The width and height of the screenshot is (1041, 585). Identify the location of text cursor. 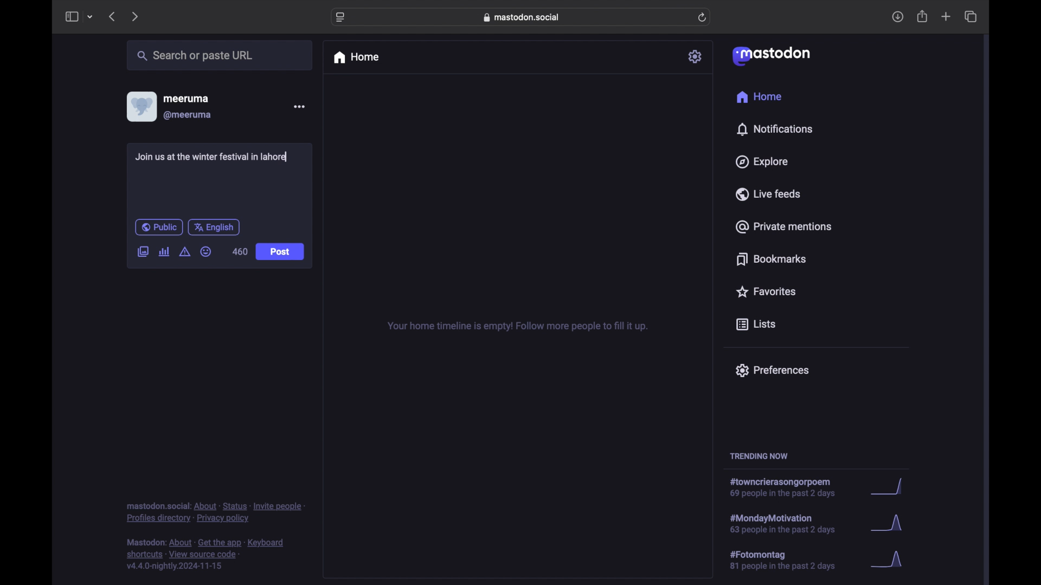
(288, 156).